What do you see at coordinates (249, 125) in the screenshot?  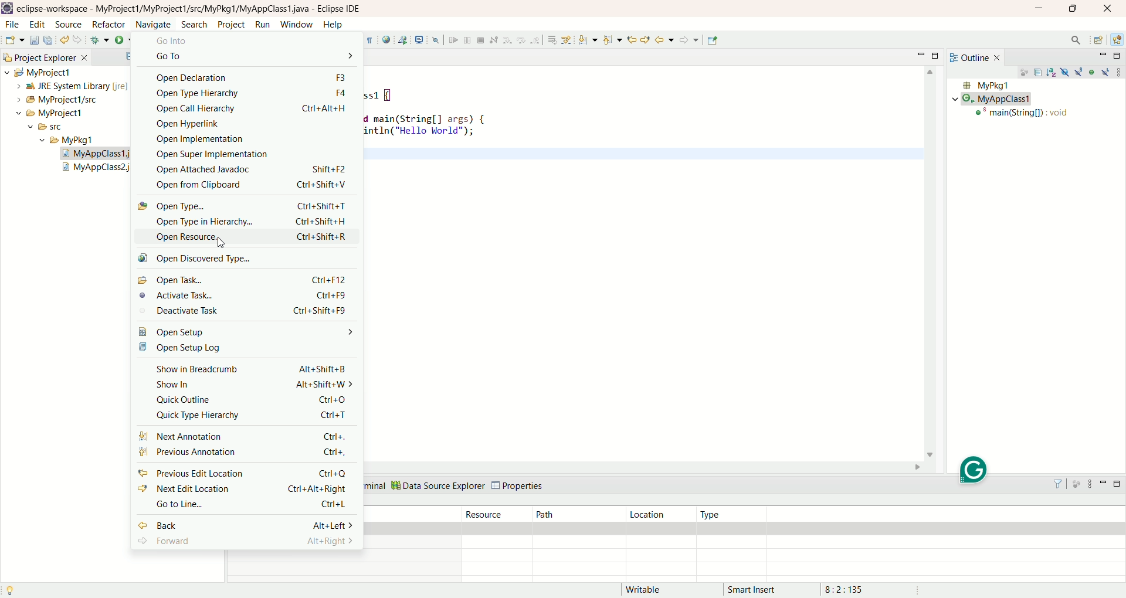 I see `open hyperlink` at bounding box center [249, 125].